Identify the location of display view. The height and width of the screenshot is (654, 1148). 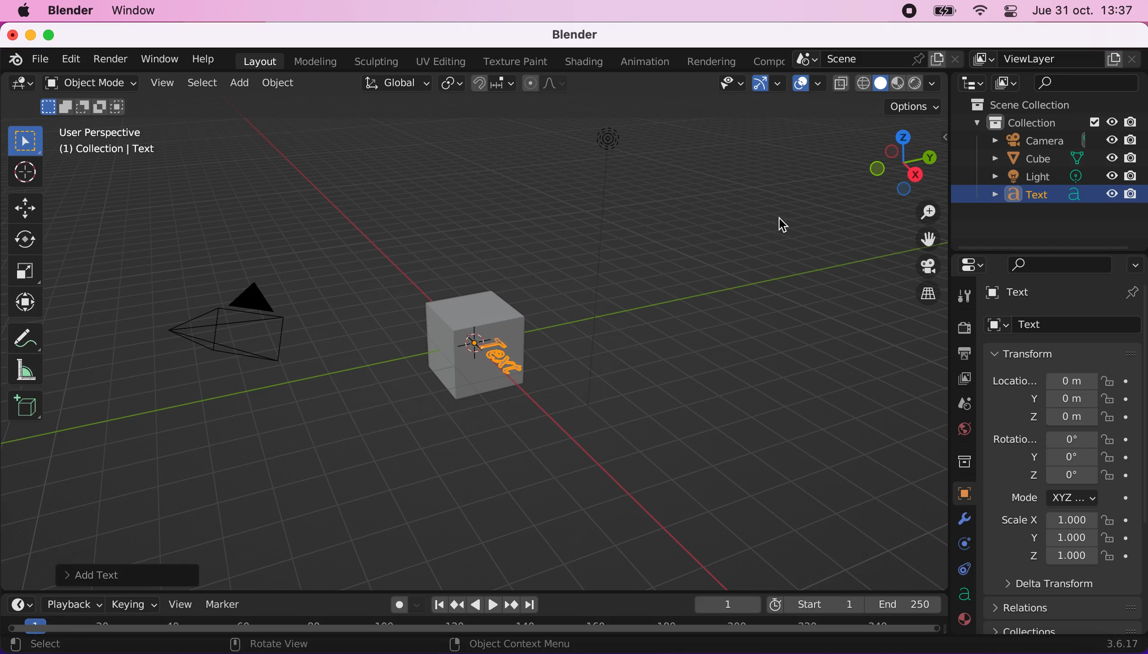
(1010, 84).